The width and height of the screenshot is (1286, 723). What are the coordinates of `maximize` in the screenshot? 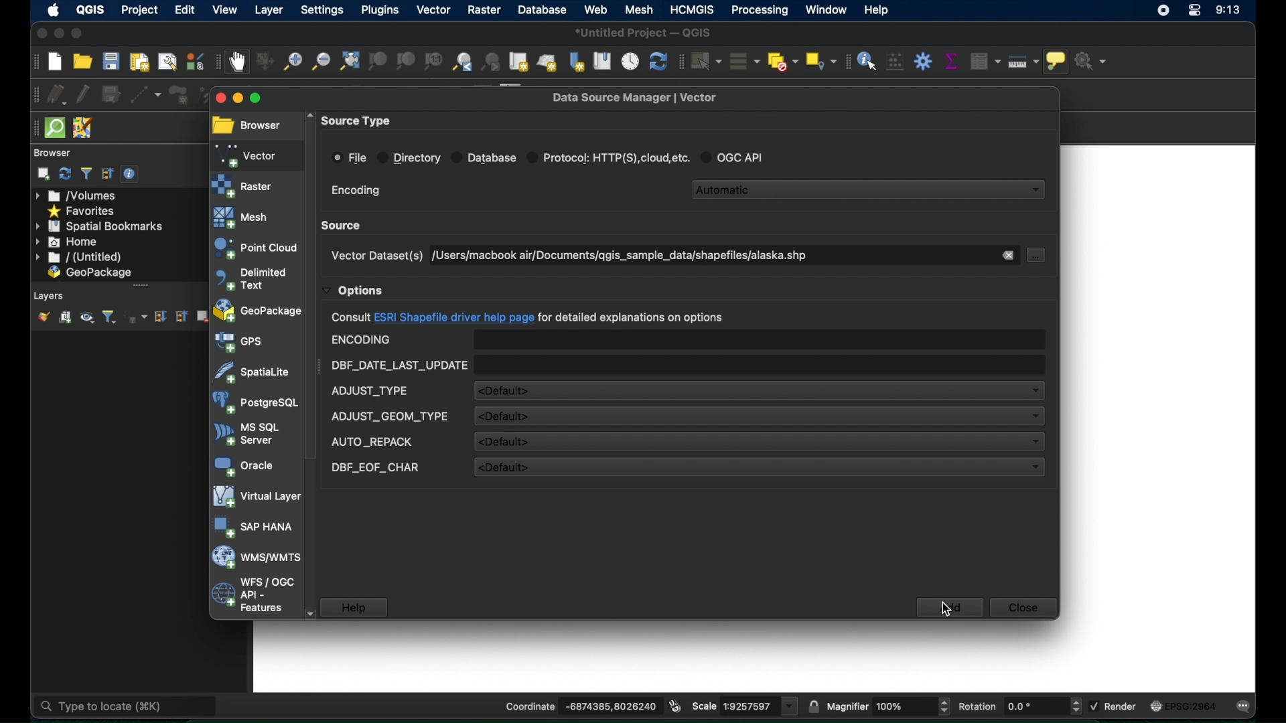 It's located at (266, 100).